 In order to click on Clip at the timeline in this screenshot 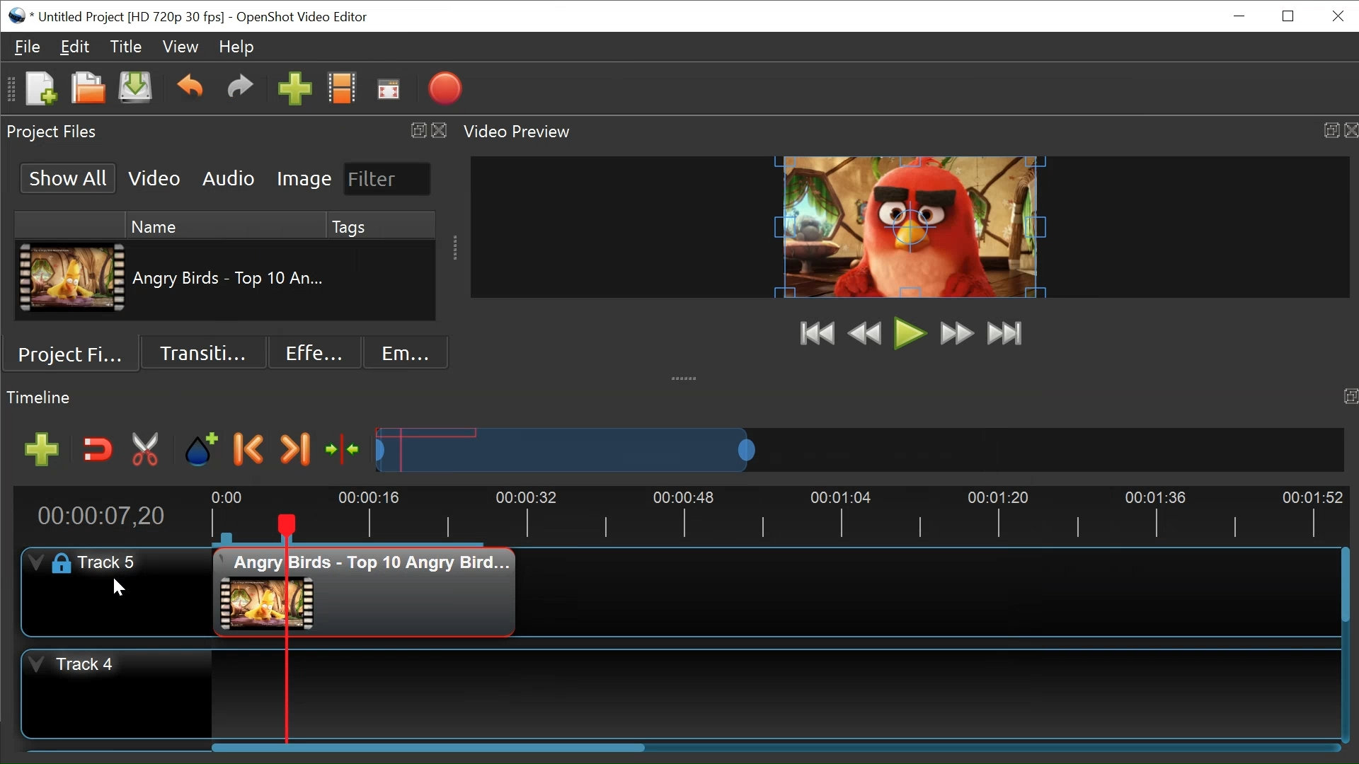, I will do `click(366, 592)`.